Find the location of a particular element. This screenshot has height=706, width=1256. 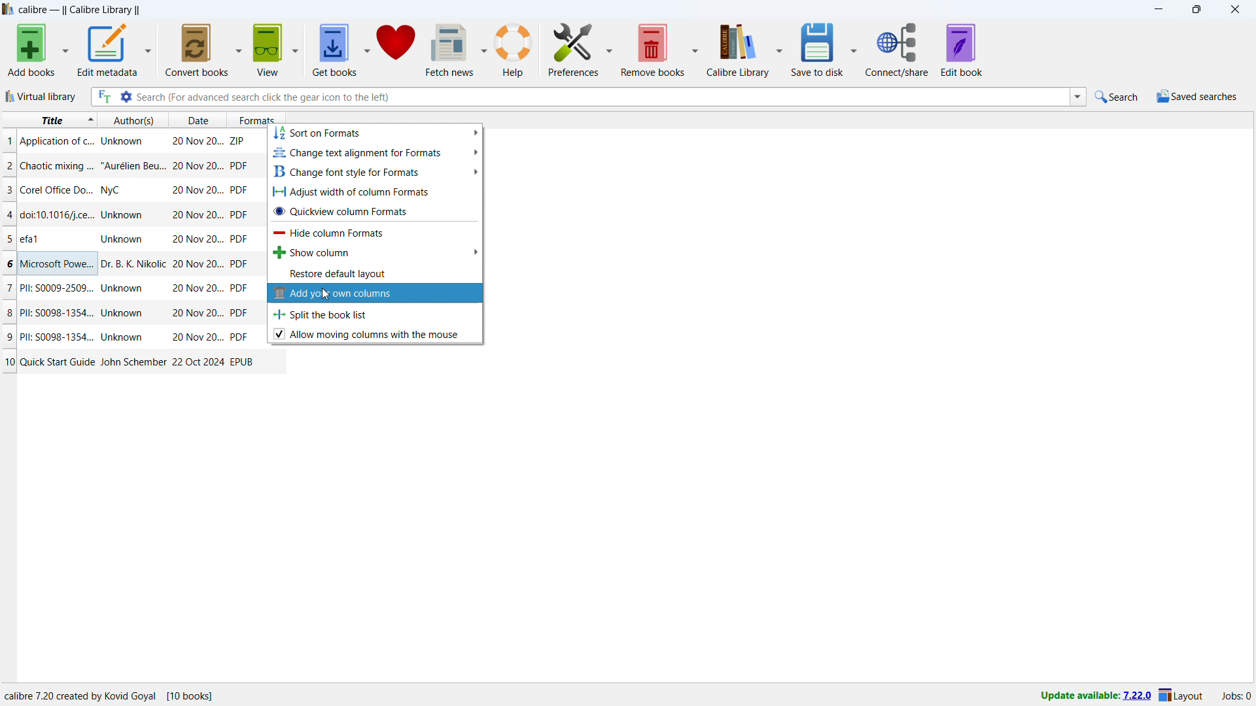

minimize is located at coordinates (1157, 10).